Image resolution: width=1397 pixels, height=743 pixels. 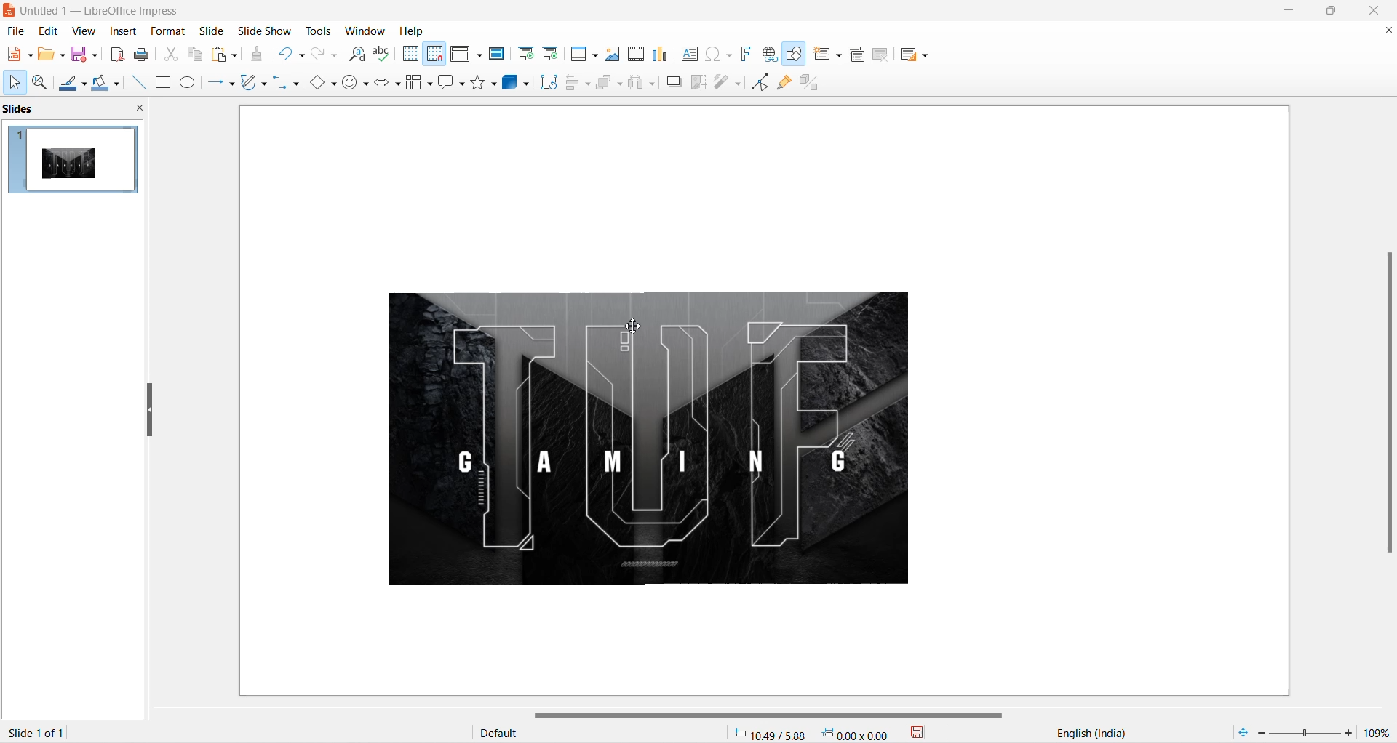 What do you see at coordinates (314, 84) in the screenshot?
I see `basic shapes` at bounding box center [314, 84].